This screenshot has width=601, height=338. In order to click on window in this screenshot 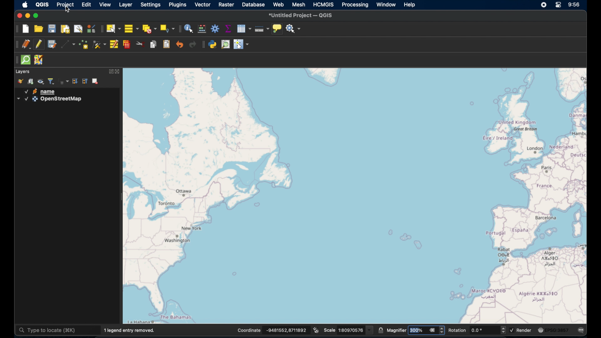, I will do `click(386, 4)`.